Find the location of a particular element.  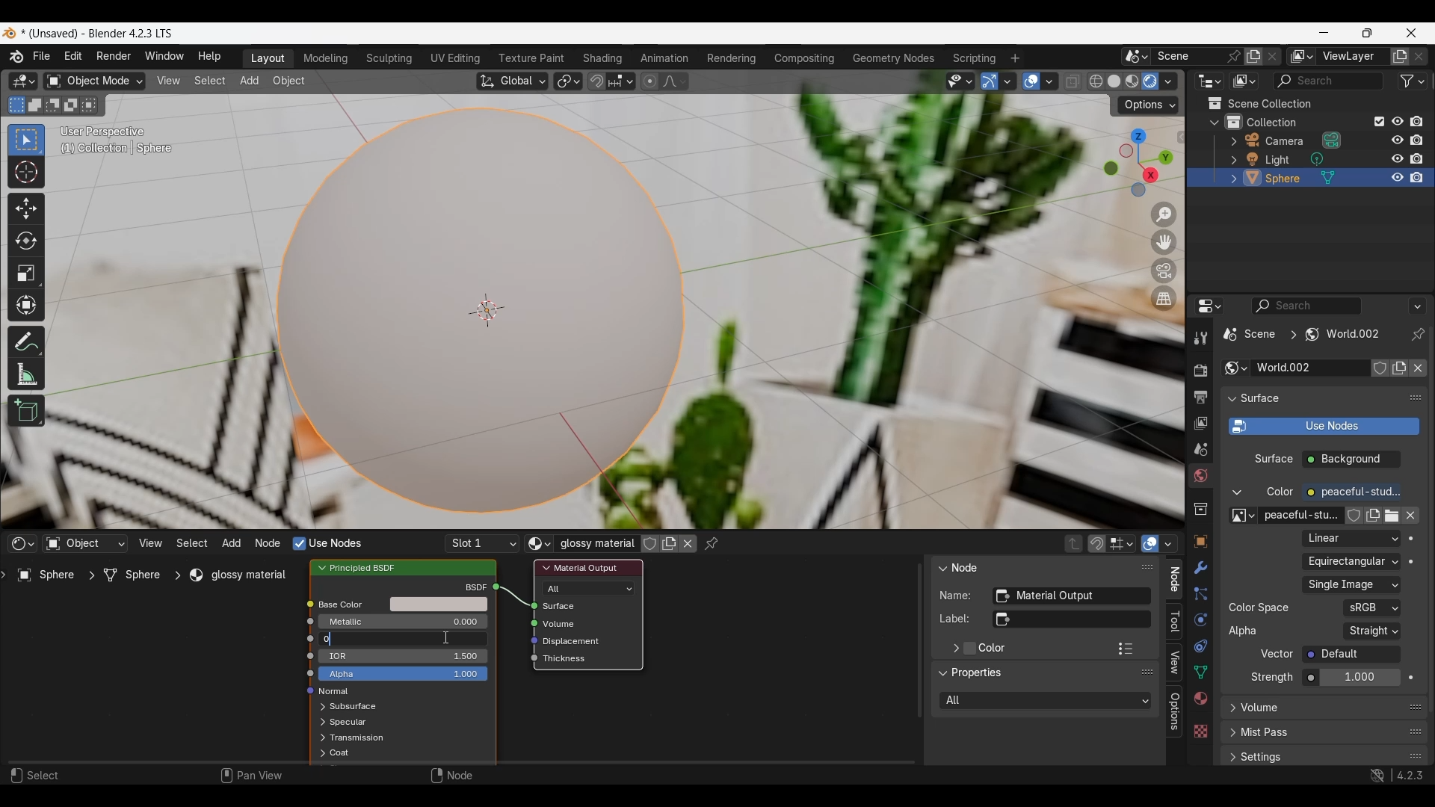

View layer properties is located at coordinates (1200, 424).